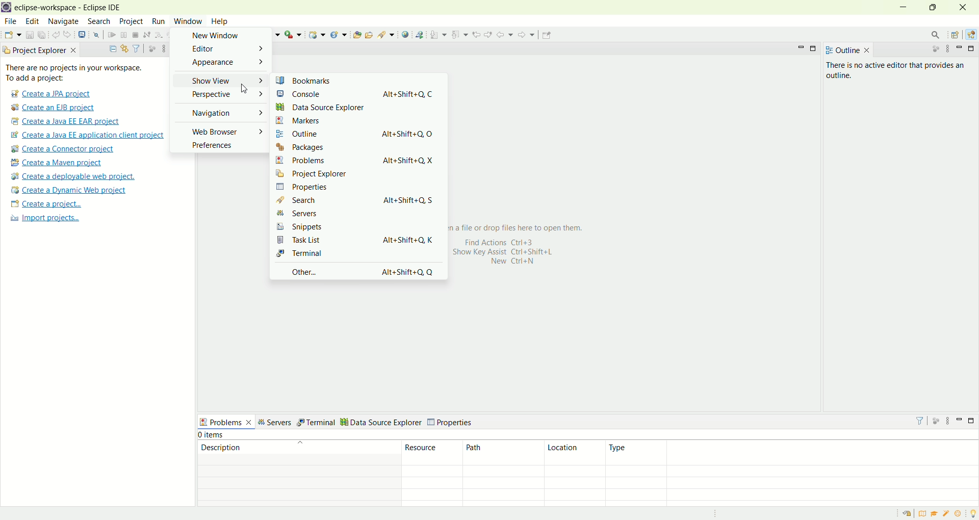 Image resolution: width=979 pixels, height=520 pixels. I want to click on open a terminal, so click(82, 35).